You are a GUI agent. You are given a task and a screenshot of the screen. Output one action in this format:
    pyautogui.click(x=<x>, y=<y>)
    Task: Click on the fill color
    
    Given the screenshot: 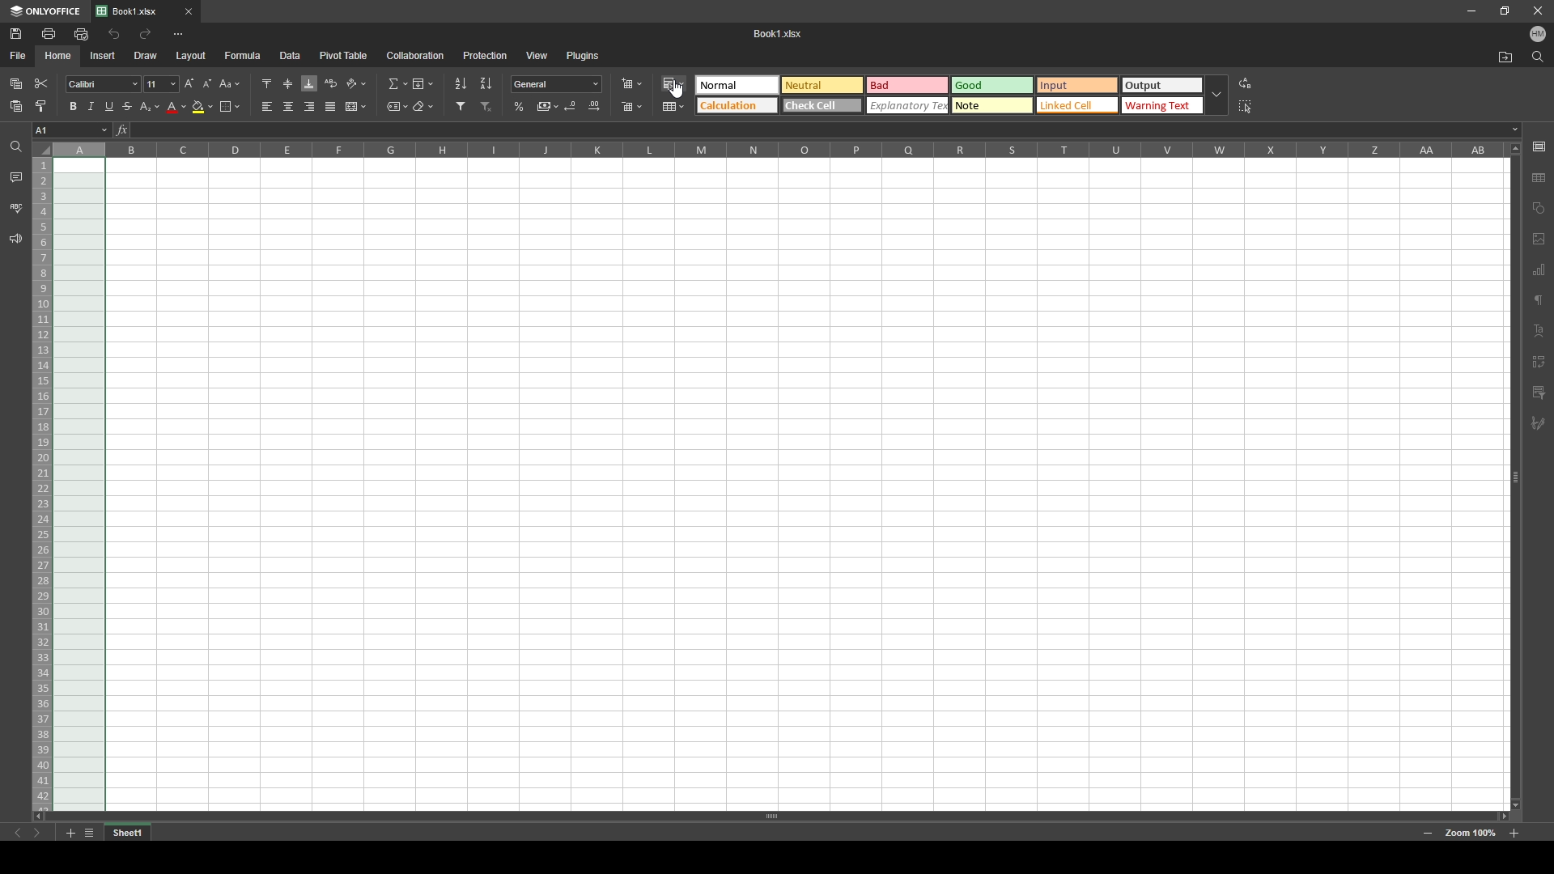 What is the action you would take?
    pyautogui.click(x=203, y=107)
    